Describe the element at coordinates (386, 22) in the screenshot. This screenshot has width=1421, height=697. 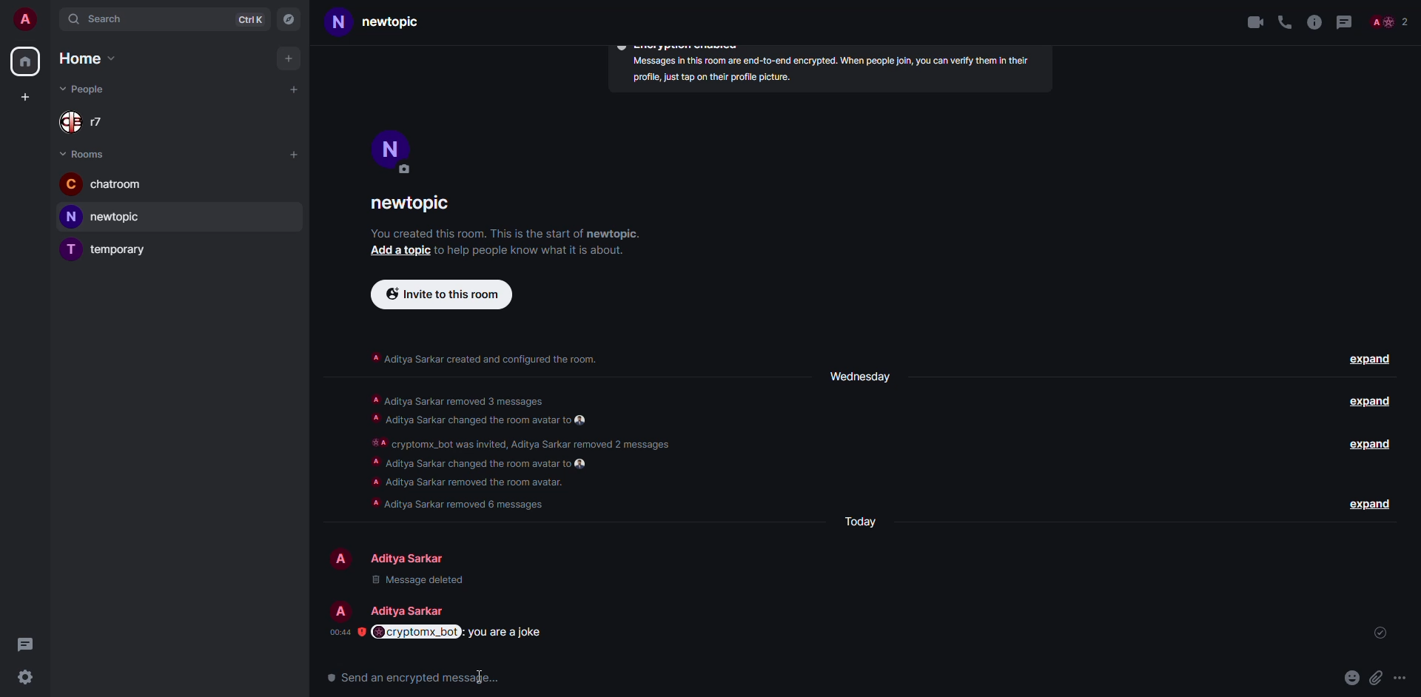
I see `room` at that location.